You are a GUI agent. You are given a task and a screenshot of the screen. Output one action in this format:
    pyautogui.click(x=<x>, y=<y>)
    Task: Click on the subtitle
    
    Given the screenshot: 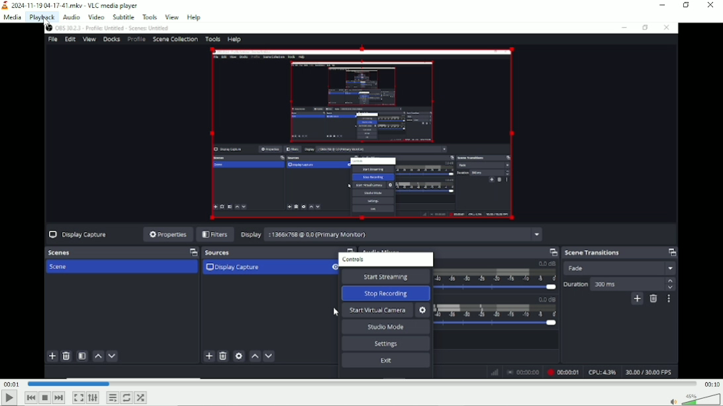 What is the action you would take?
    pyautogui.click(x=122, y=16)
    